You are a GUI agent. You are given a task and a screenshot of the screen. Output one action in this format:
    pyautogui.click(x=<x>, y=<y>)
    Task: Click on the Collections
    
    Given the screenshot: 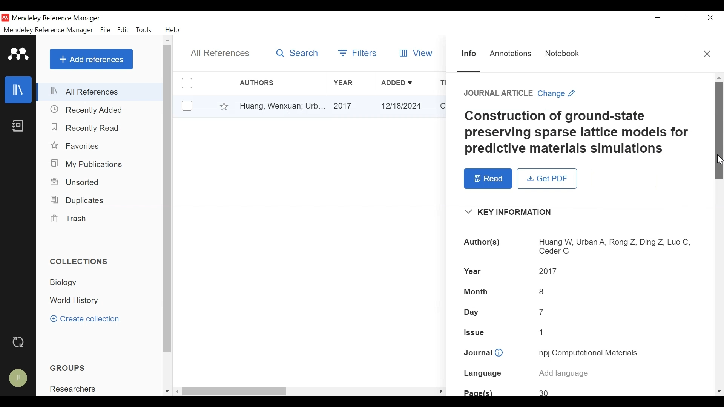 What is the action you would take?
    pyautogui.click(x=83, y=262)
    